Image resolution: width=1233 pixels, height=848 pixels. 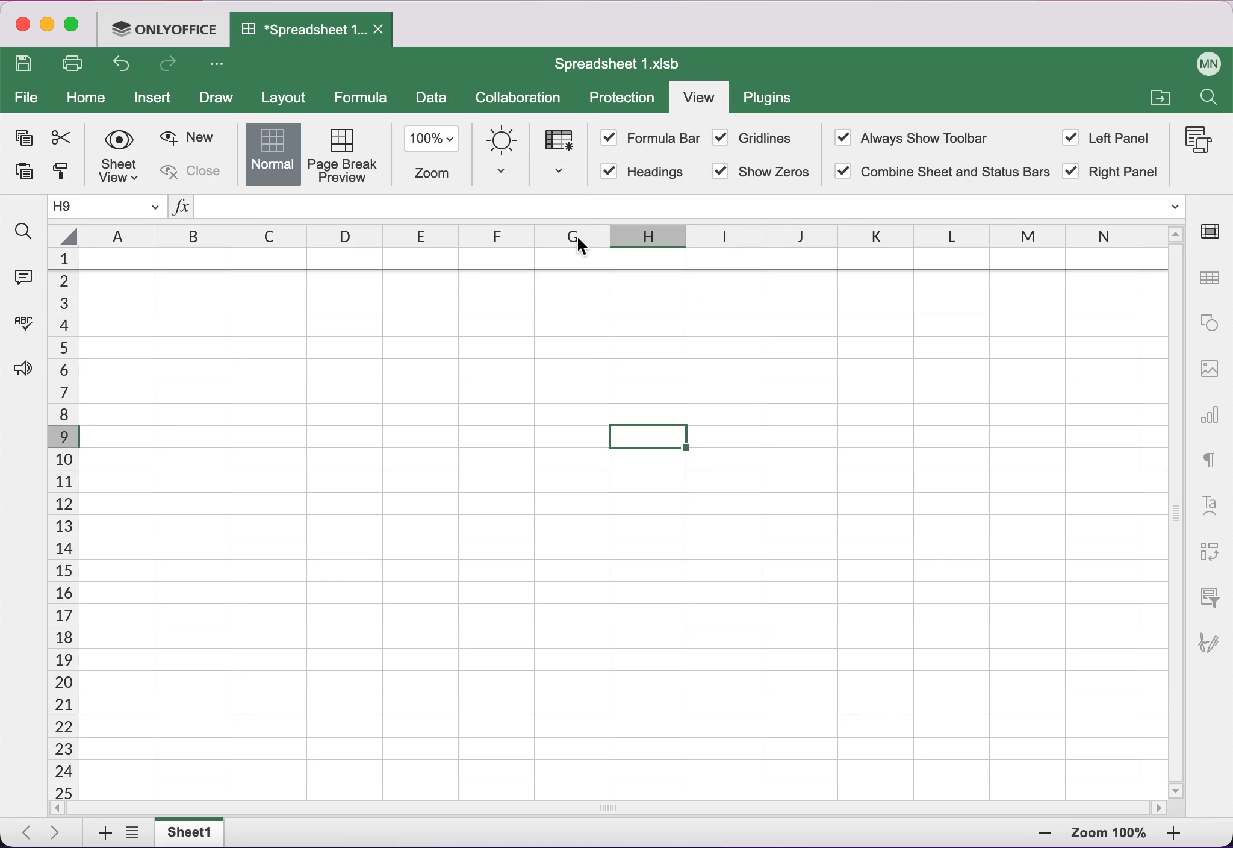 I want to click on cut, so click(x=65, y=138).